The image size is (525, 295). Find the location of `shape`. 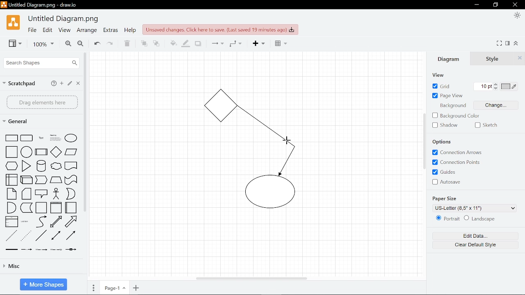

shape is located at coordinates (12, 166).